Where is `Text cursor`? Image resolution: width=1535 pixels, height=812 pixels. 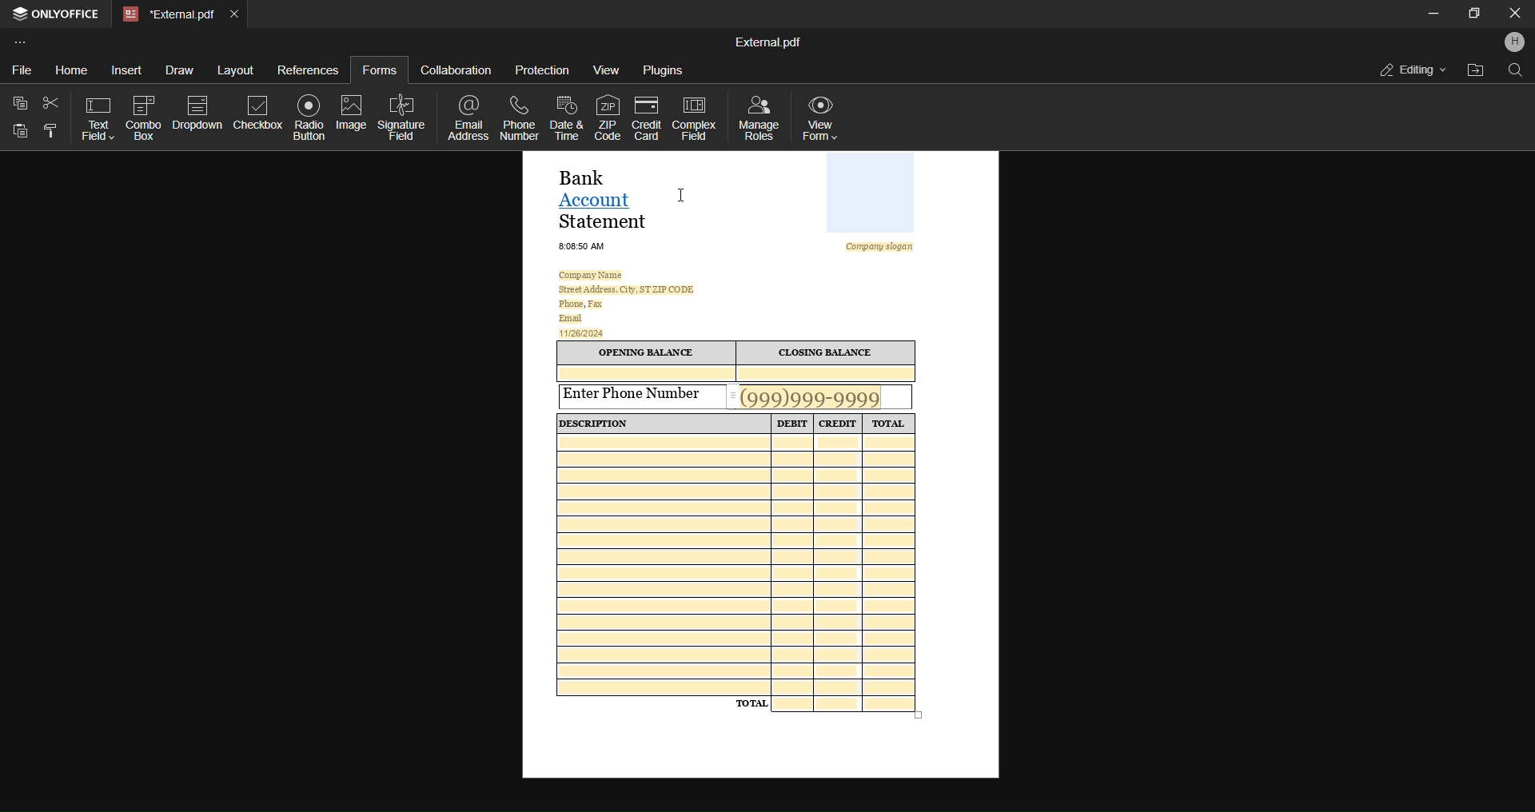 Text cursor is located at coordinates (683, 196).